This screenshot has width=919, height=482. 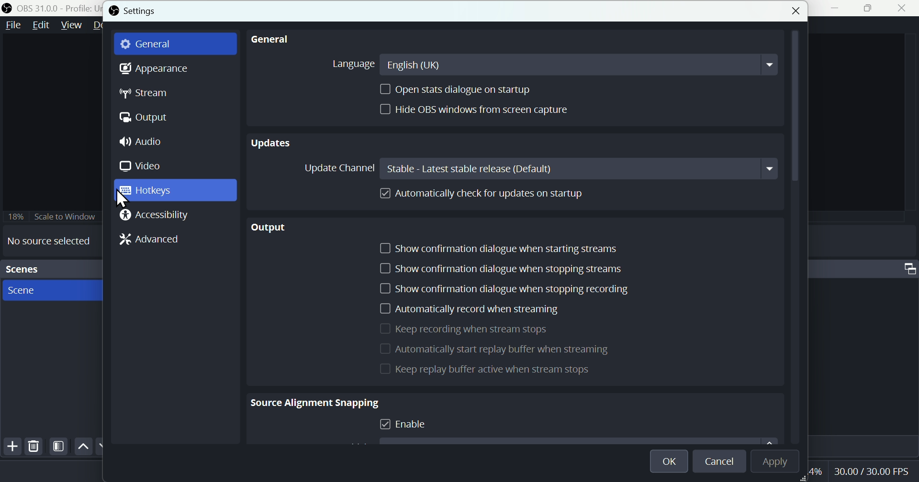 What do you see at coordinates (137, 11) in the screenshot?
I see `Settings` at bounding box center [137, 11].